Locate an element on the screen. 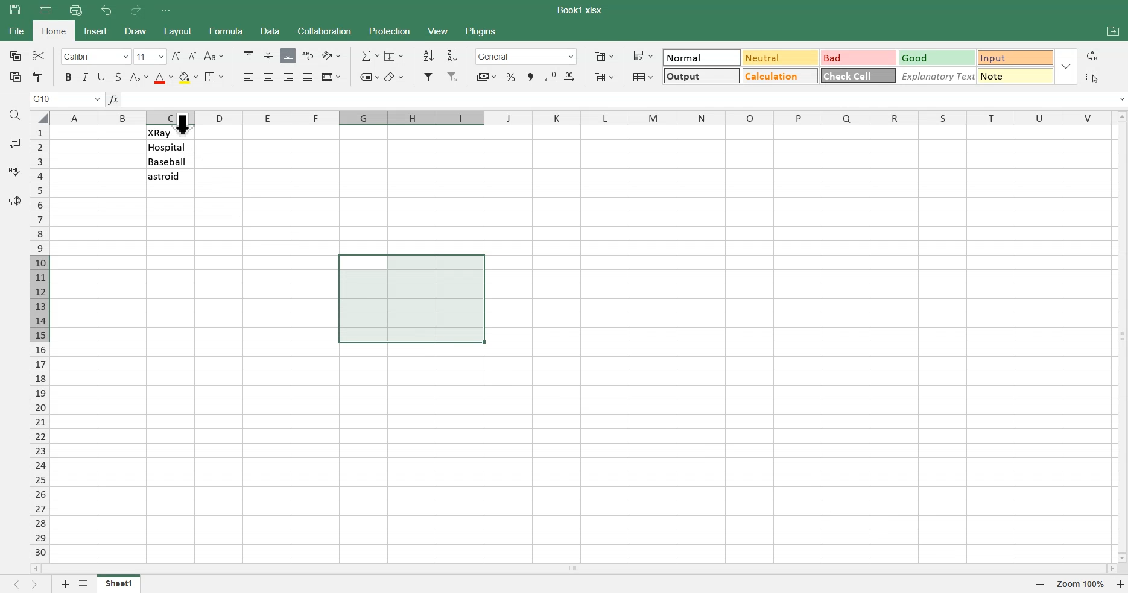  Vertical Row Number line is located at coordinates (39, 342).